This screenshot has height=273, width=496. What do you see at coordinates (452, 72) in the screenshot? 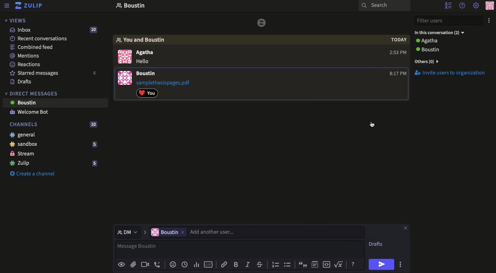
I see `Invite users to the organization` at bounding box center [452, 72].